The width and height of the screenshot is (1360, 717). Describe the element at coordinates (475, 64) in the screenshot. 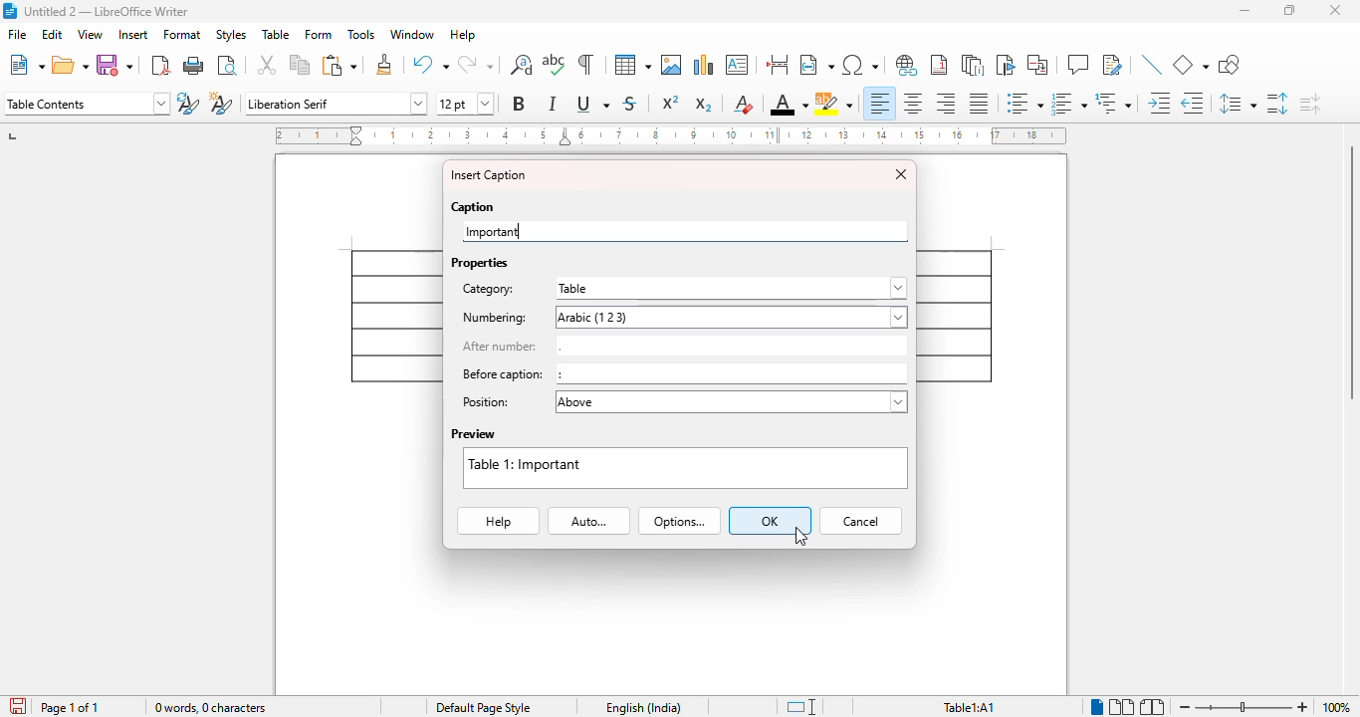

I see `redo` at that location.